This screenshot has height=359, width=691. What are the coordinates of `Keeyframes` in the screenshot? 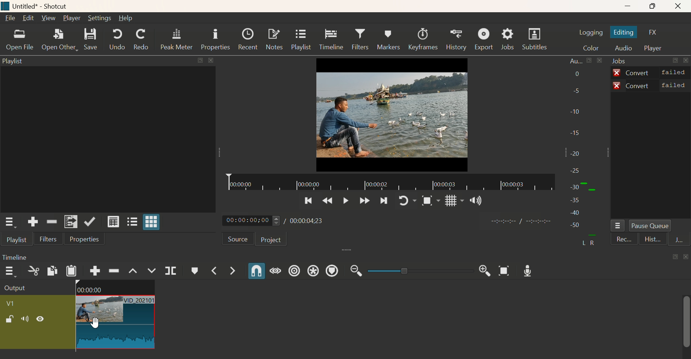 It's located at (424, 40).